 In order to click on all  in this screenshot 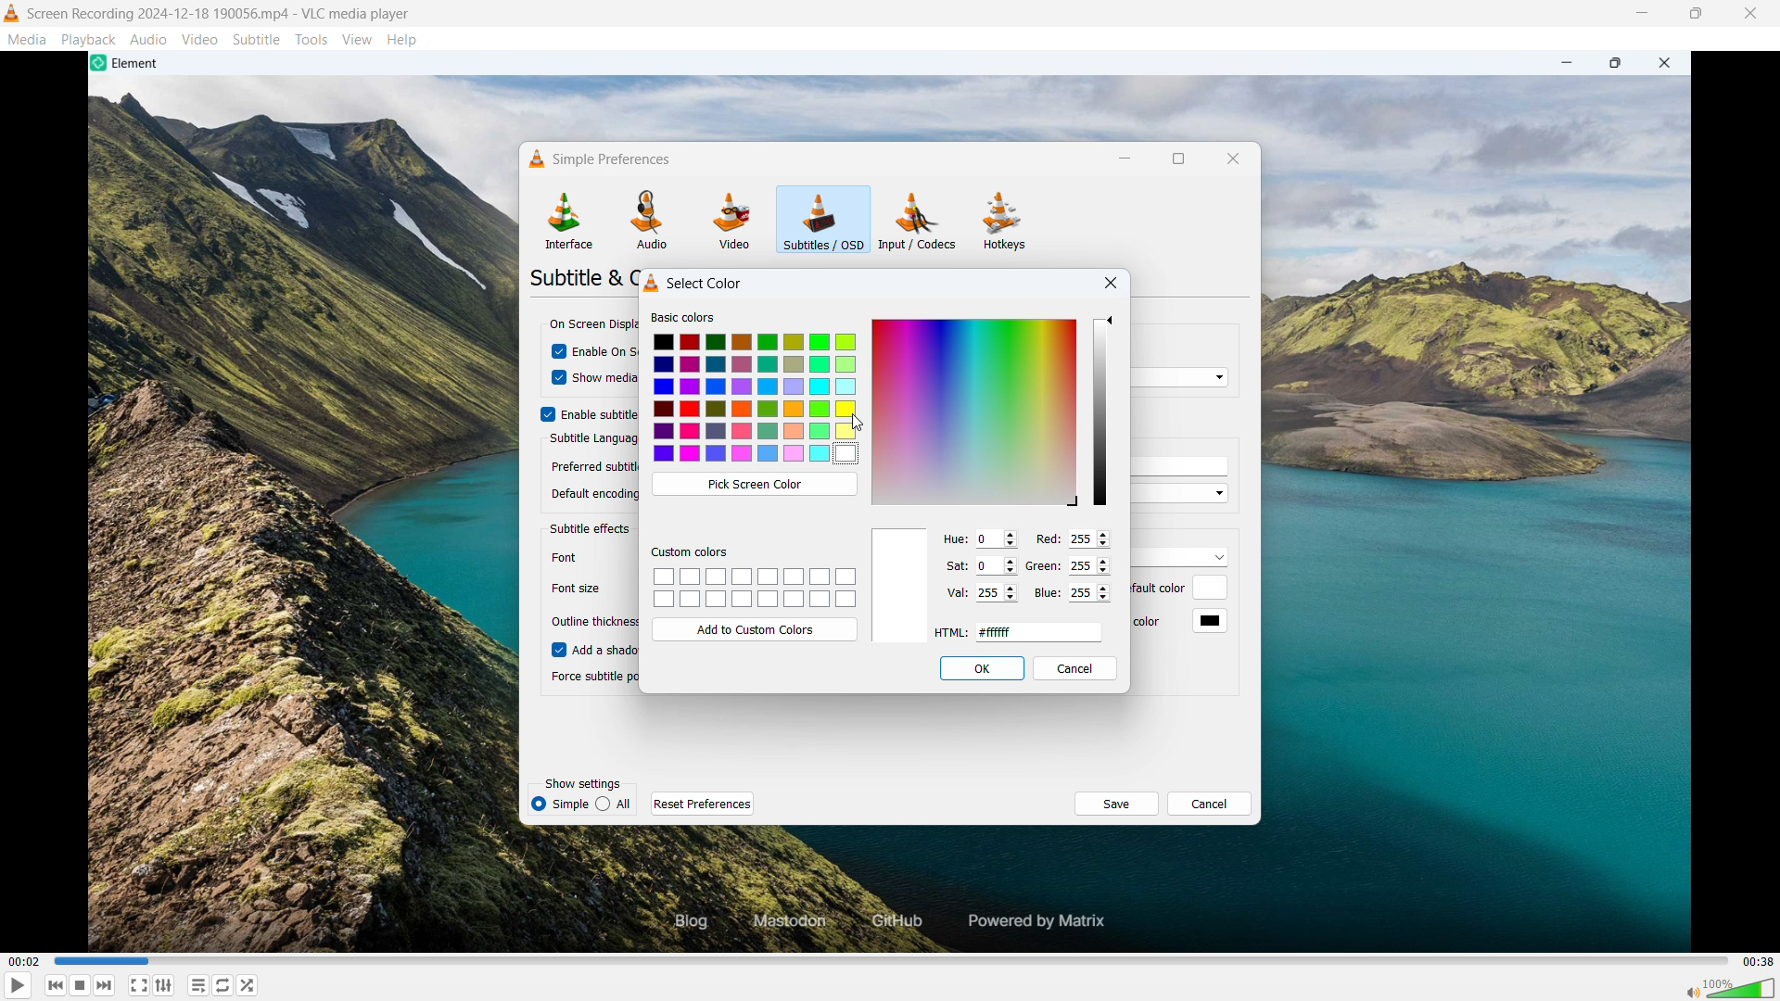, I will do `click(615, 804)`.